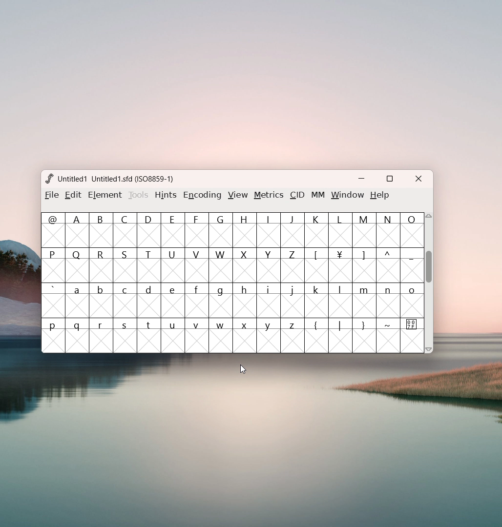  I want to click on edit, so click(73, 196).